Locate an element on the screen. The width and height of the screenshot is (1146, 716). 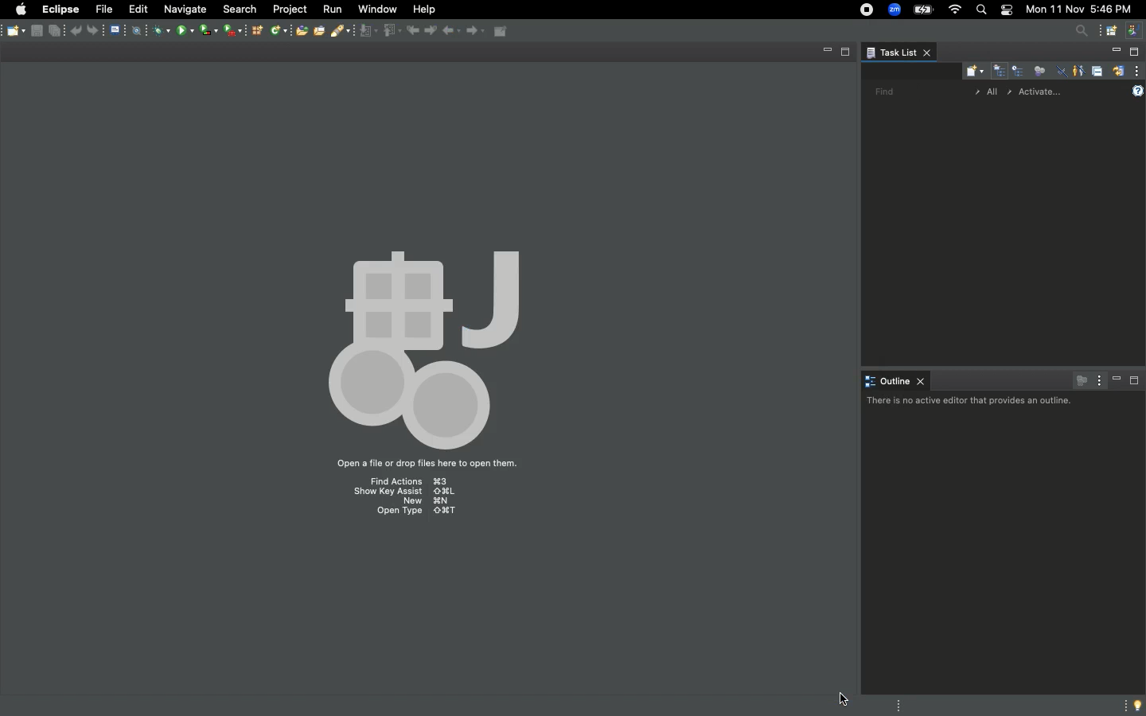
Project is located at coordinates (290, 9).